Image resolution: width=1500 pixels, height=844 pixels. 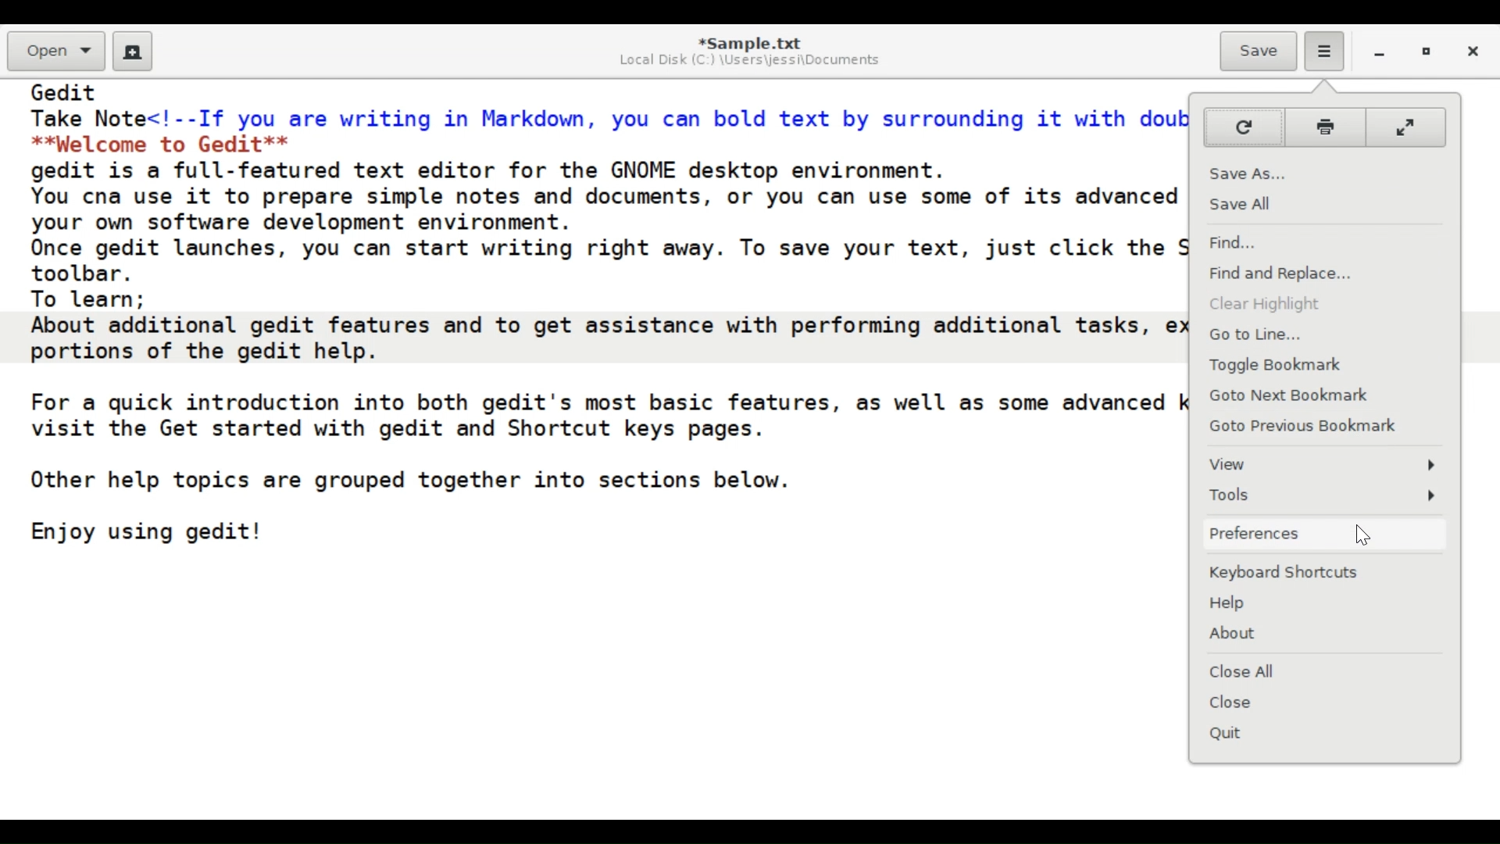 I want to click on Find and Replace, so click(x=1325, y=273).